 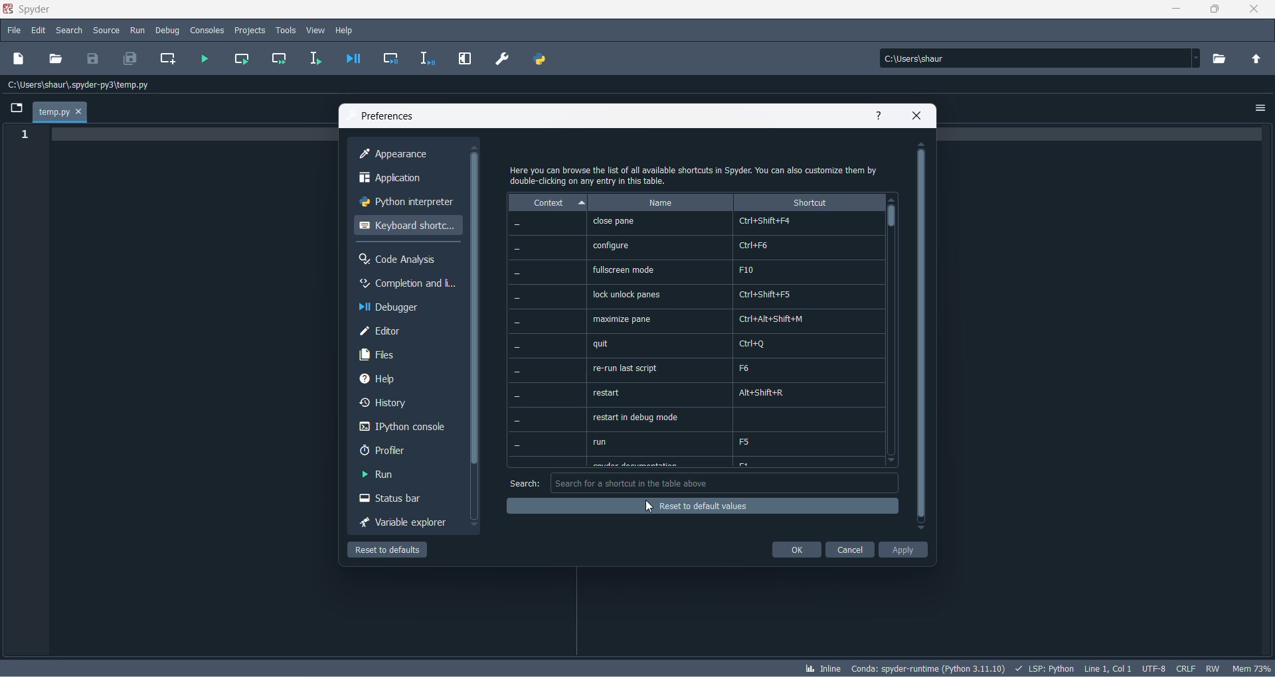 What do you see at coordinates (317, 31) in the screenshot?
I see `view` at bounding box center [317, 31].